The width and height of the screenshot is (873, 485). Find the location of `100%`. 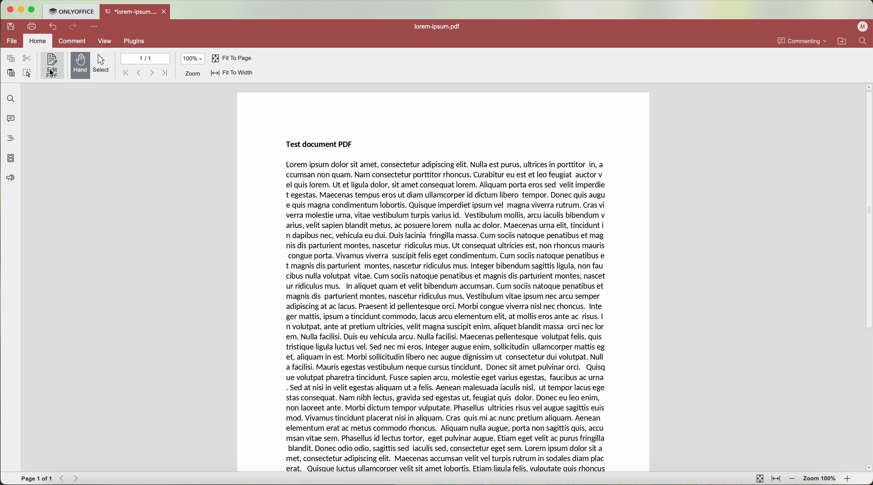

100% is located at coordinates (192, 59).